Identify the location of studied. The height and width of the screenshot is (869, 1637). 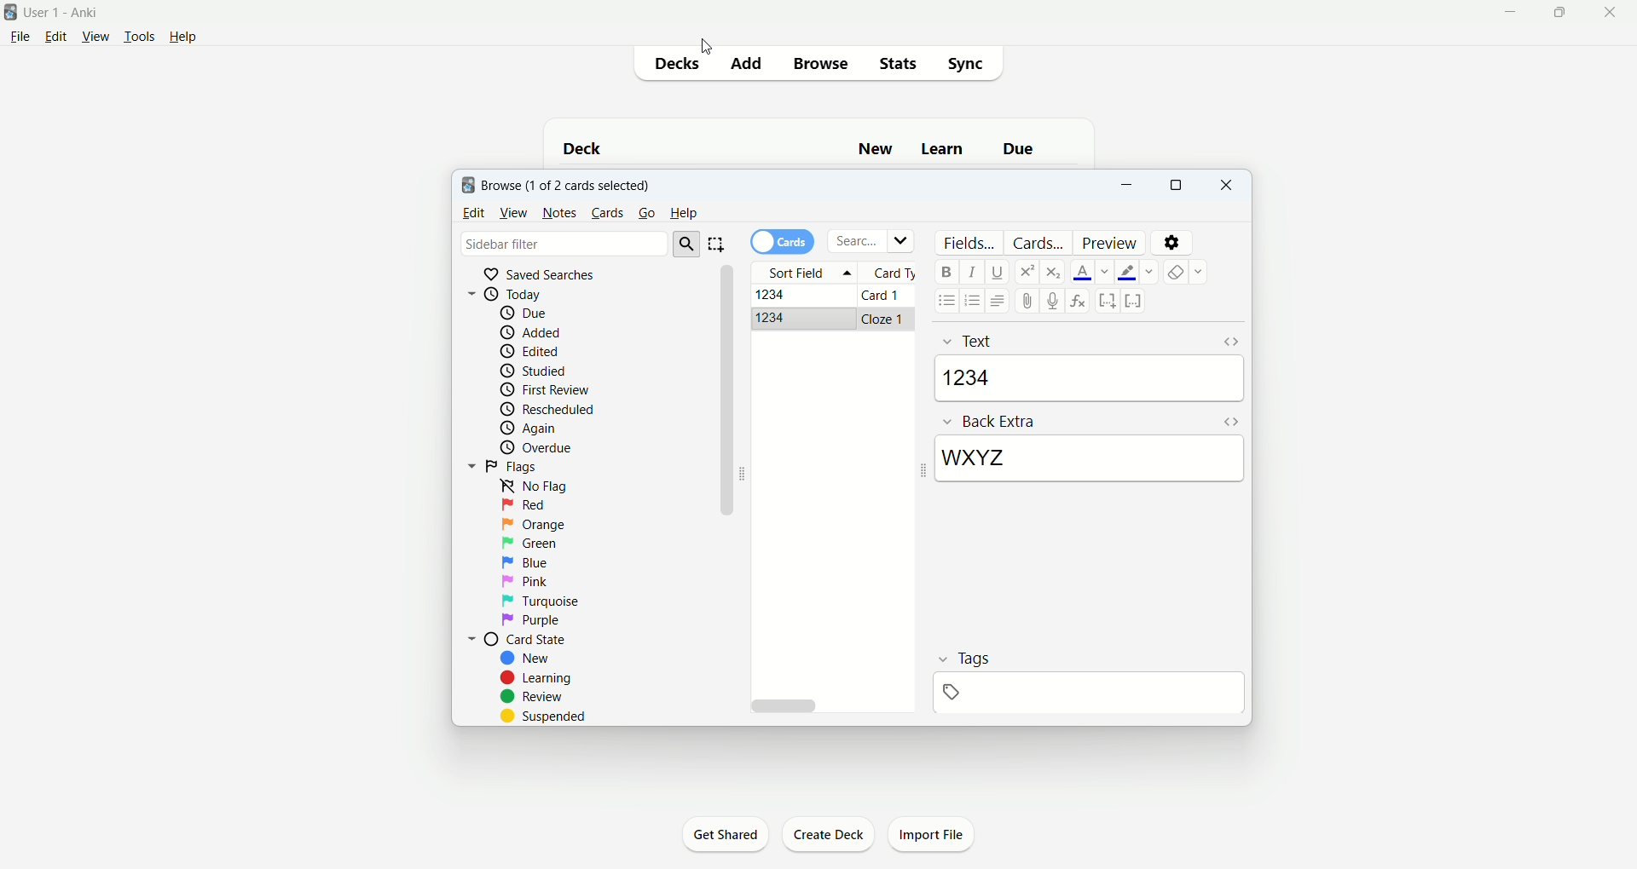
(532, 371).